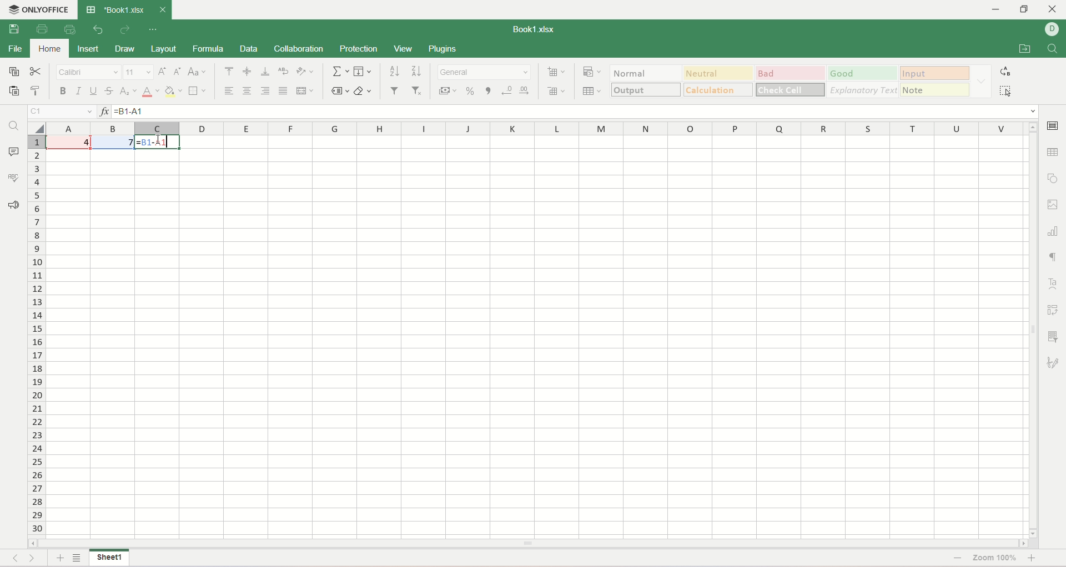 The width and height of the screenshot is (1066, 567). I want to click on align middle, so click(248, 71).